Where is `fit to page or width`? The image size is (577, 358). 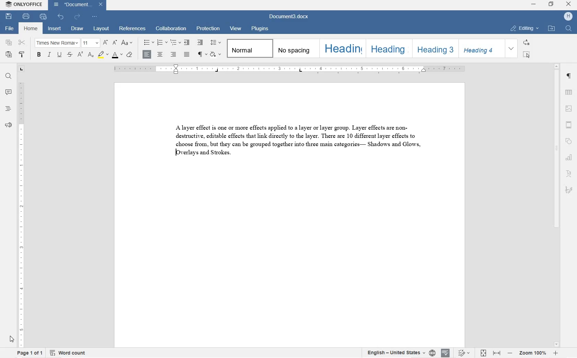 fit to page or width is located at coordinates (490, 353).